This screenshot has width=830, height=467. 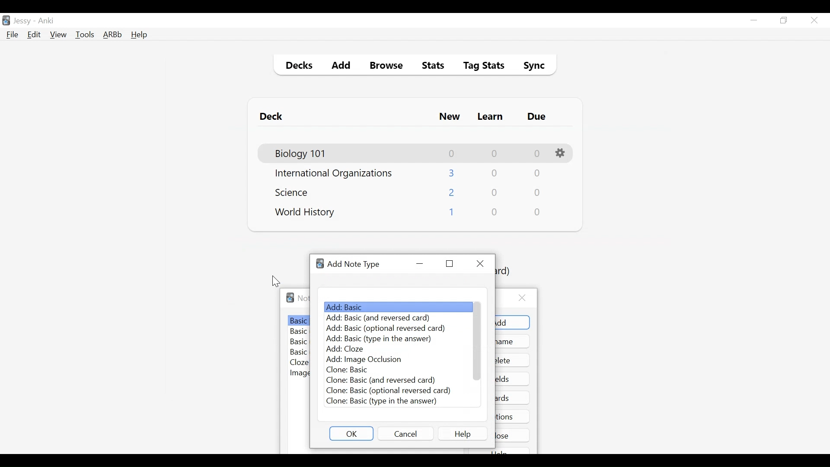 I want to click on Anki, so click(x=46, y=21).